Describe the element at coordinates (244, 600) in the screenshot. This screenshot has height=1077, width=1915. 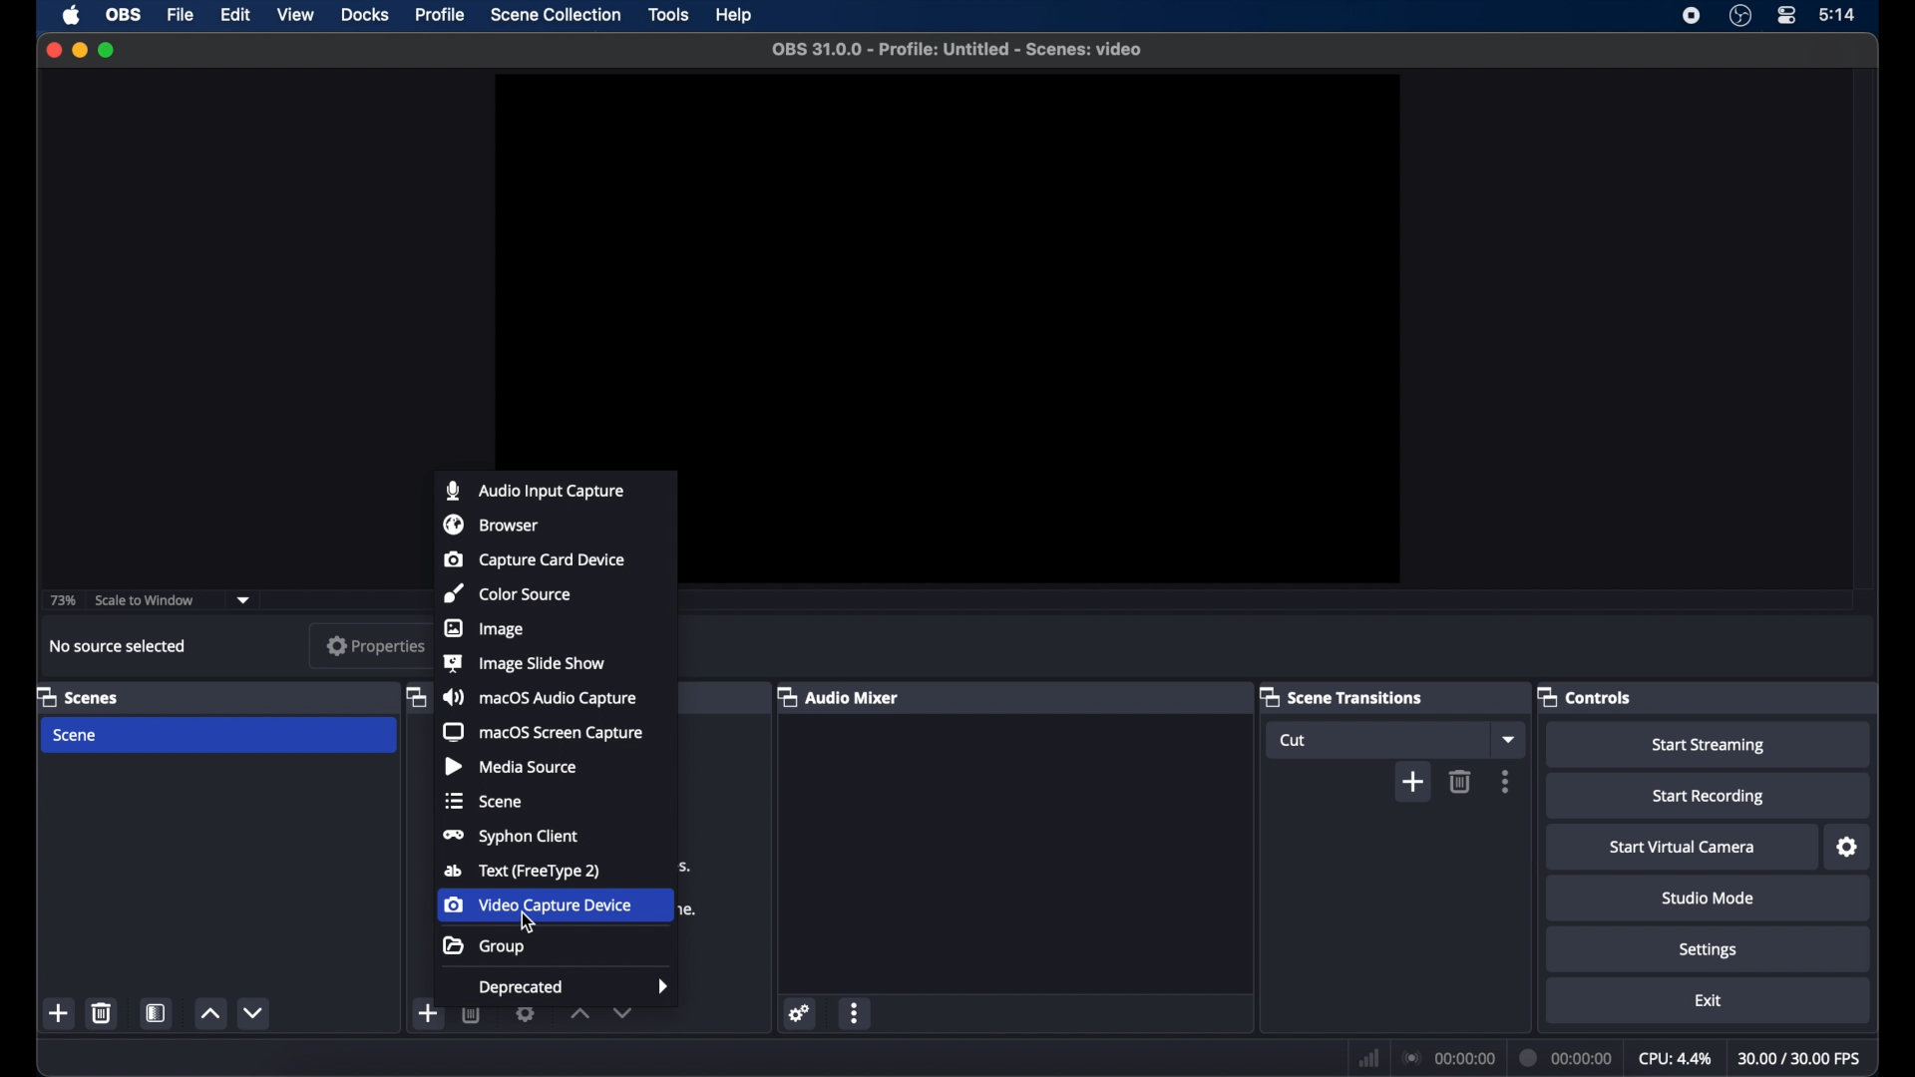
I see `dropdown` at that location.